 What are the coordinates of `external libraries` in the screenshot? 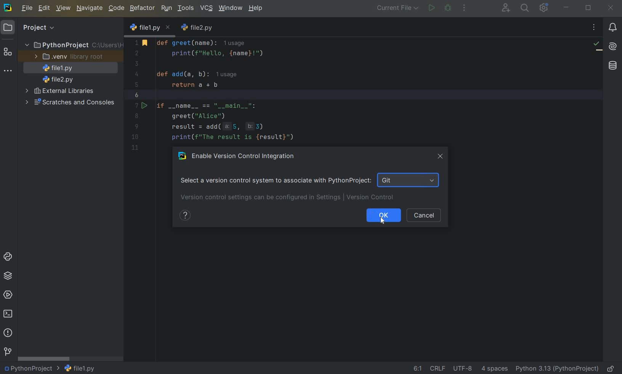 It's located at (60, 92).